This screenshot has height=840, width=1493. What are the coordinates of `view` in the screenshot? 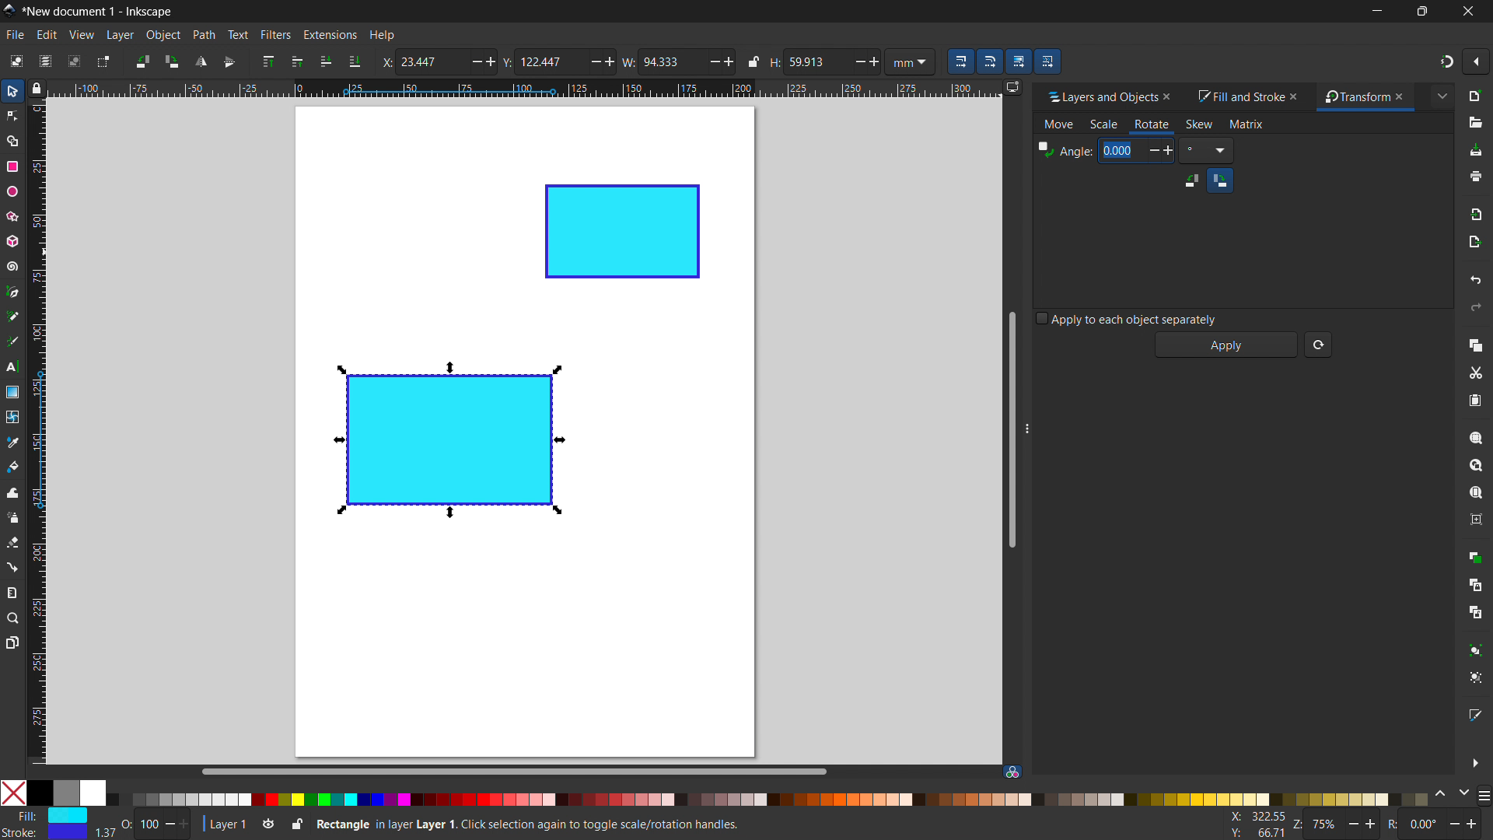 It's located at (81, 35).